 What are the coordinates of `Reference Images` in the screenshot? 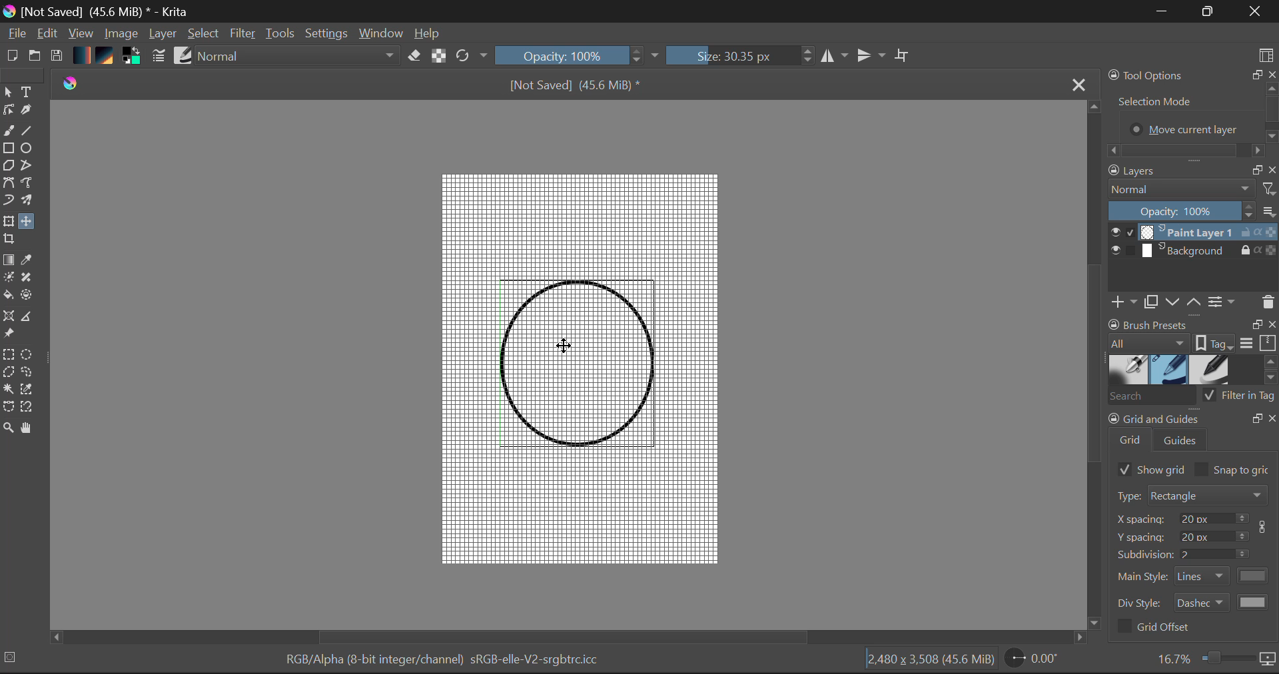 It's located at (9, 334).